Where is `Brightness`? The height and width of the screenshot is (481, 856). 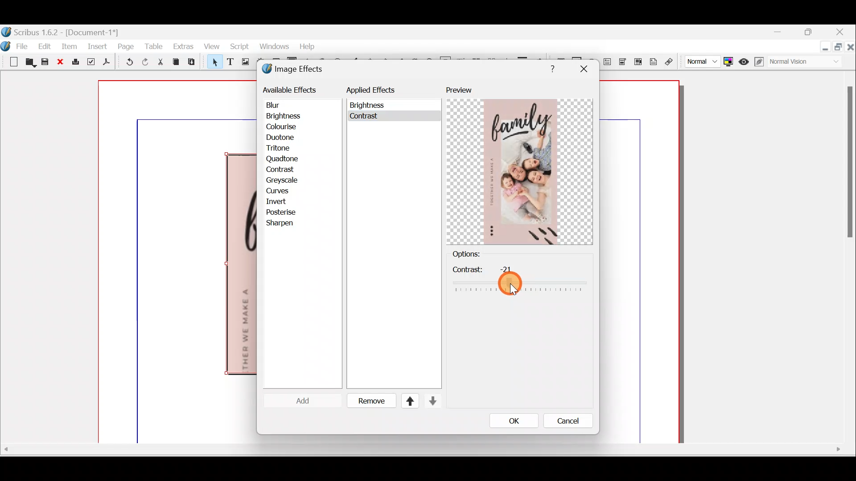
Brightness is located at coordinates (295, 115).